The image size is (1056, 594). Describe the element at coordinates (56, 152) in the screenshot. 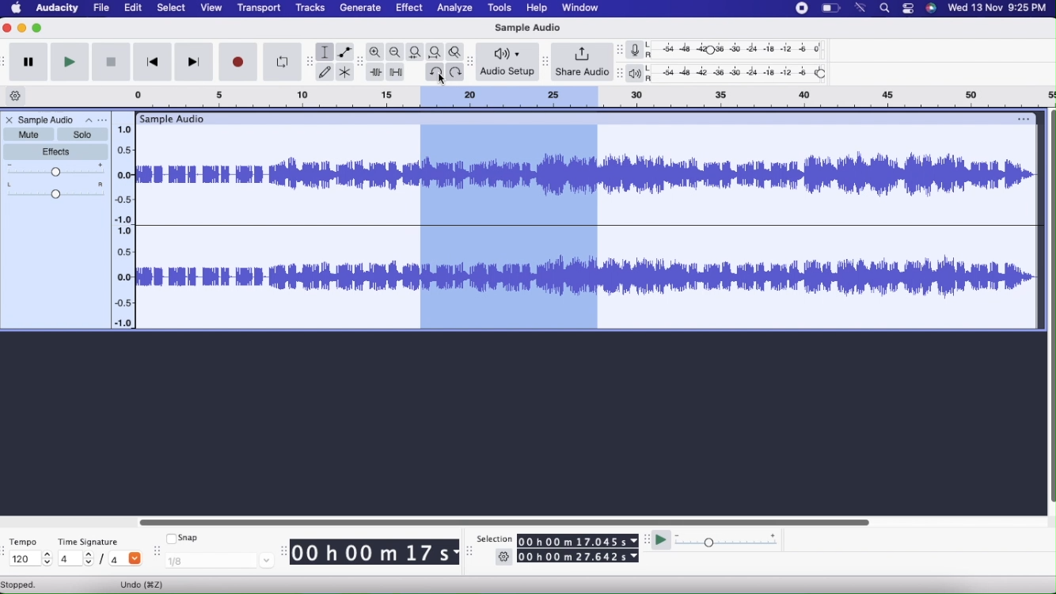

I see `Effects` at that location.